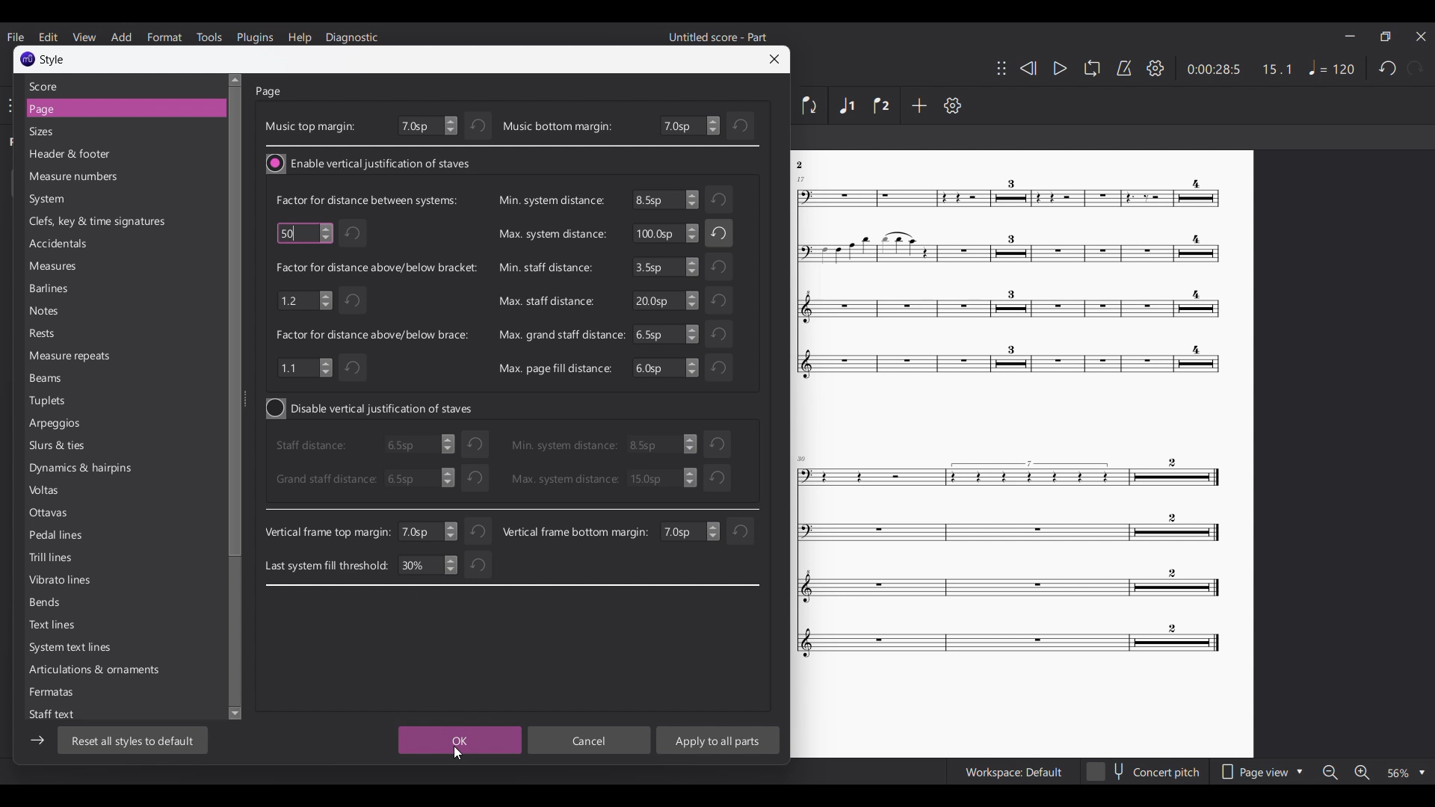  What do you see at coordinates (544, 301) in the screenshot?
I see `Max. staff distance` at bounding box center [544, 301].